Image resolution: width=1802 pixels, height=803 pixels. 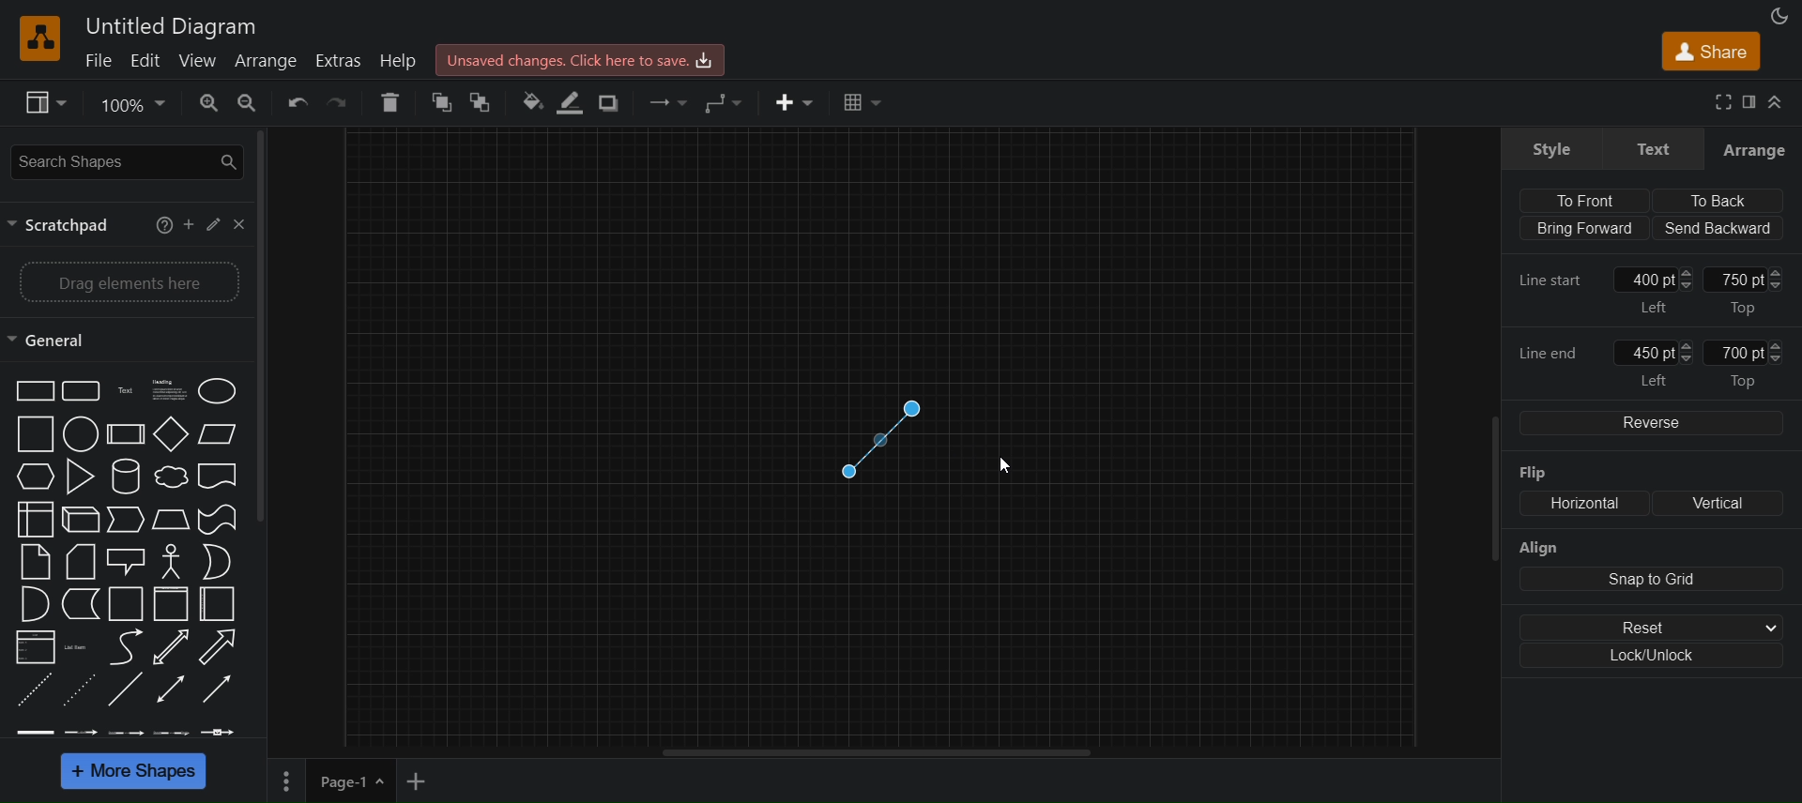 What do you see at coordinates (187, 222) in the screenshot?
I see `add` at bounding box center [187, 222].